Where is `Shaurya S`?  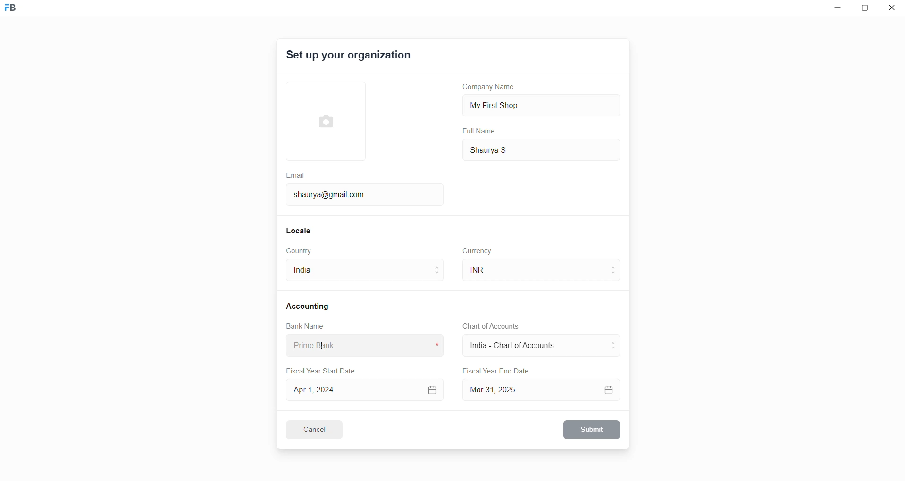 Shaurya S is located at coordinates (503, 149).